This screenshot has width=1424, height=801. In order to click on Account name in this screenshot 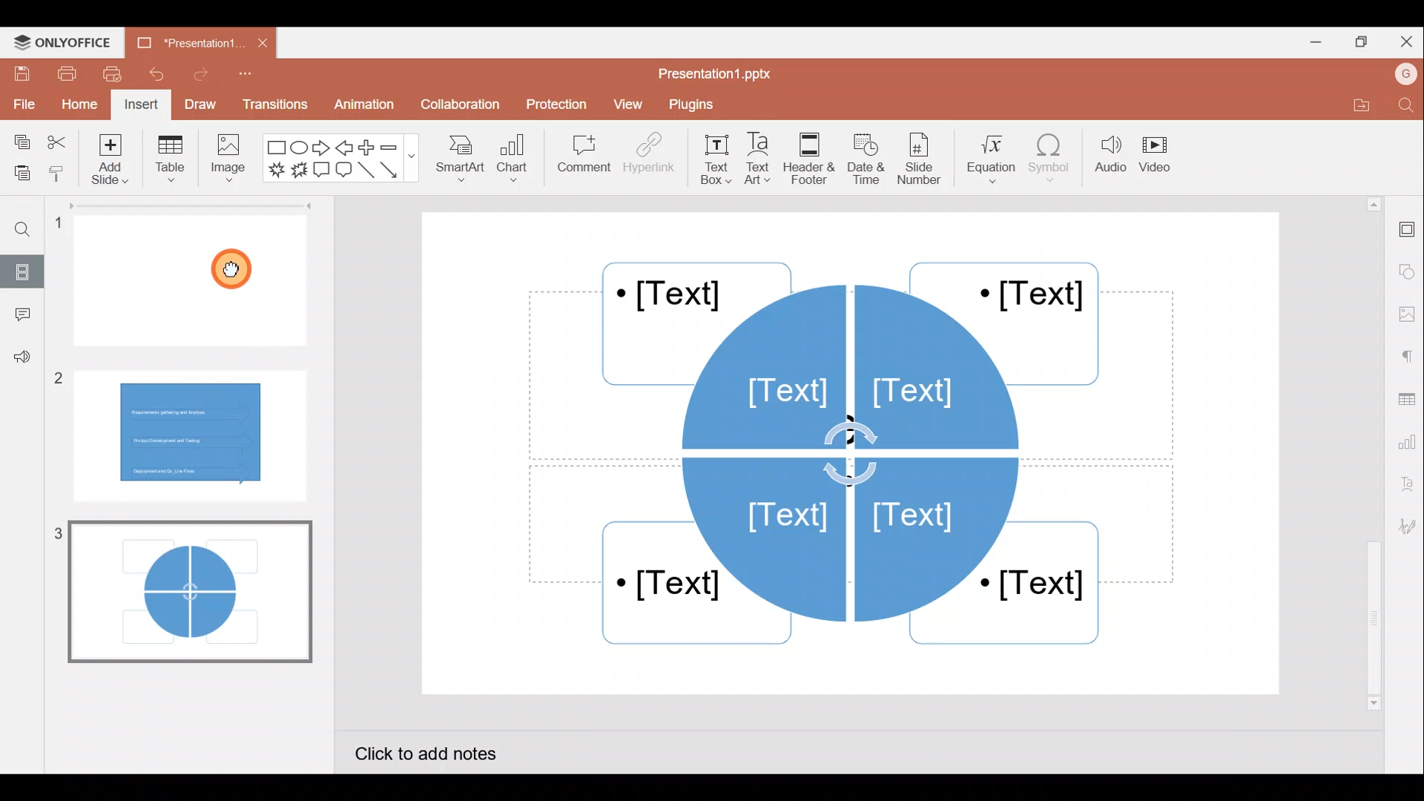, I will do `click(1400, 76)`.